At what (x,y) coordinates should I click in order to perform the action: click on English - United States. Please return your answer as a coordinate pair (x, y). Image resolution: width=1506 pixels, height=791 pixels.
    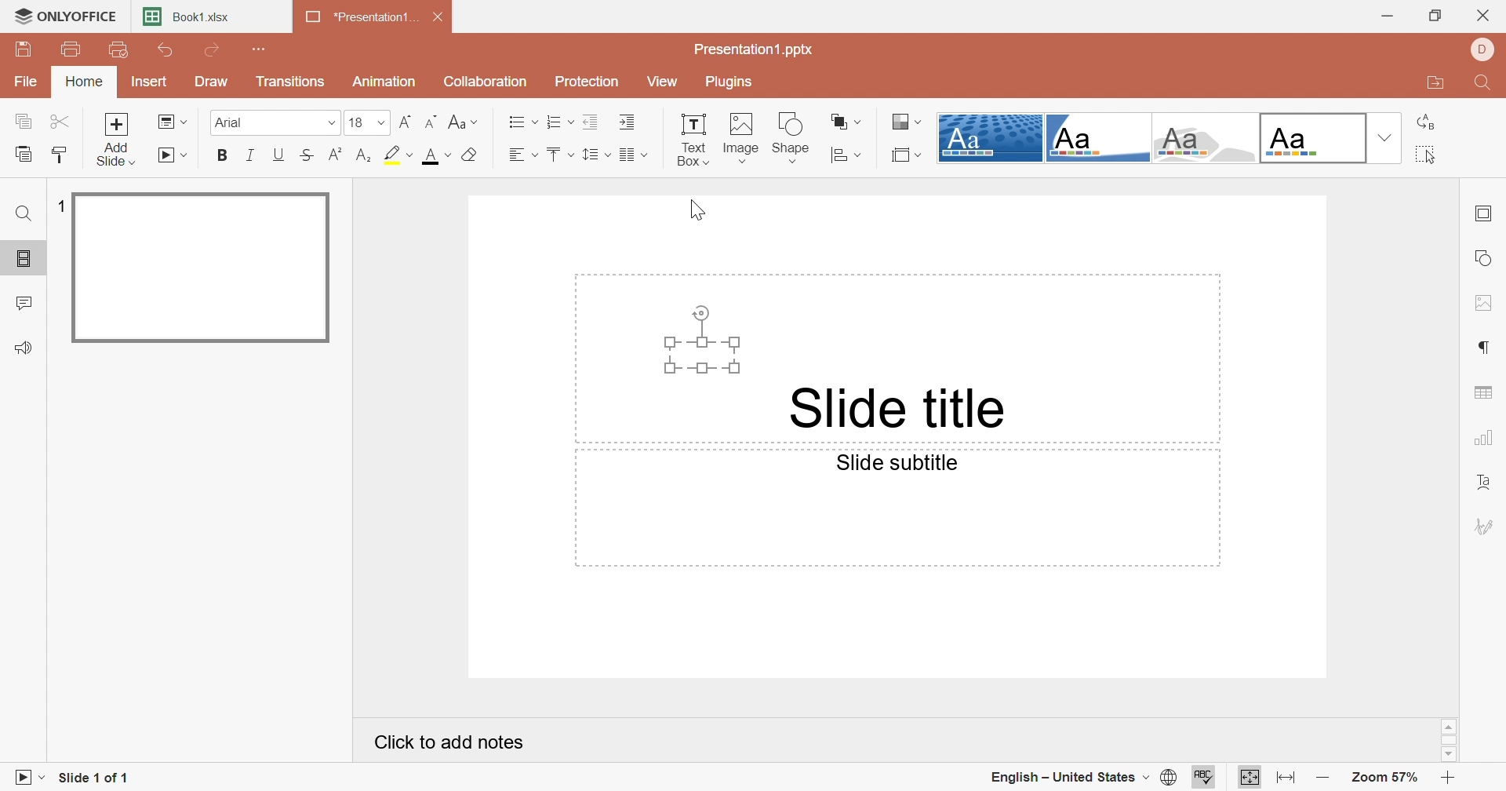
    Looking at the image, I should click on (1069, 780).